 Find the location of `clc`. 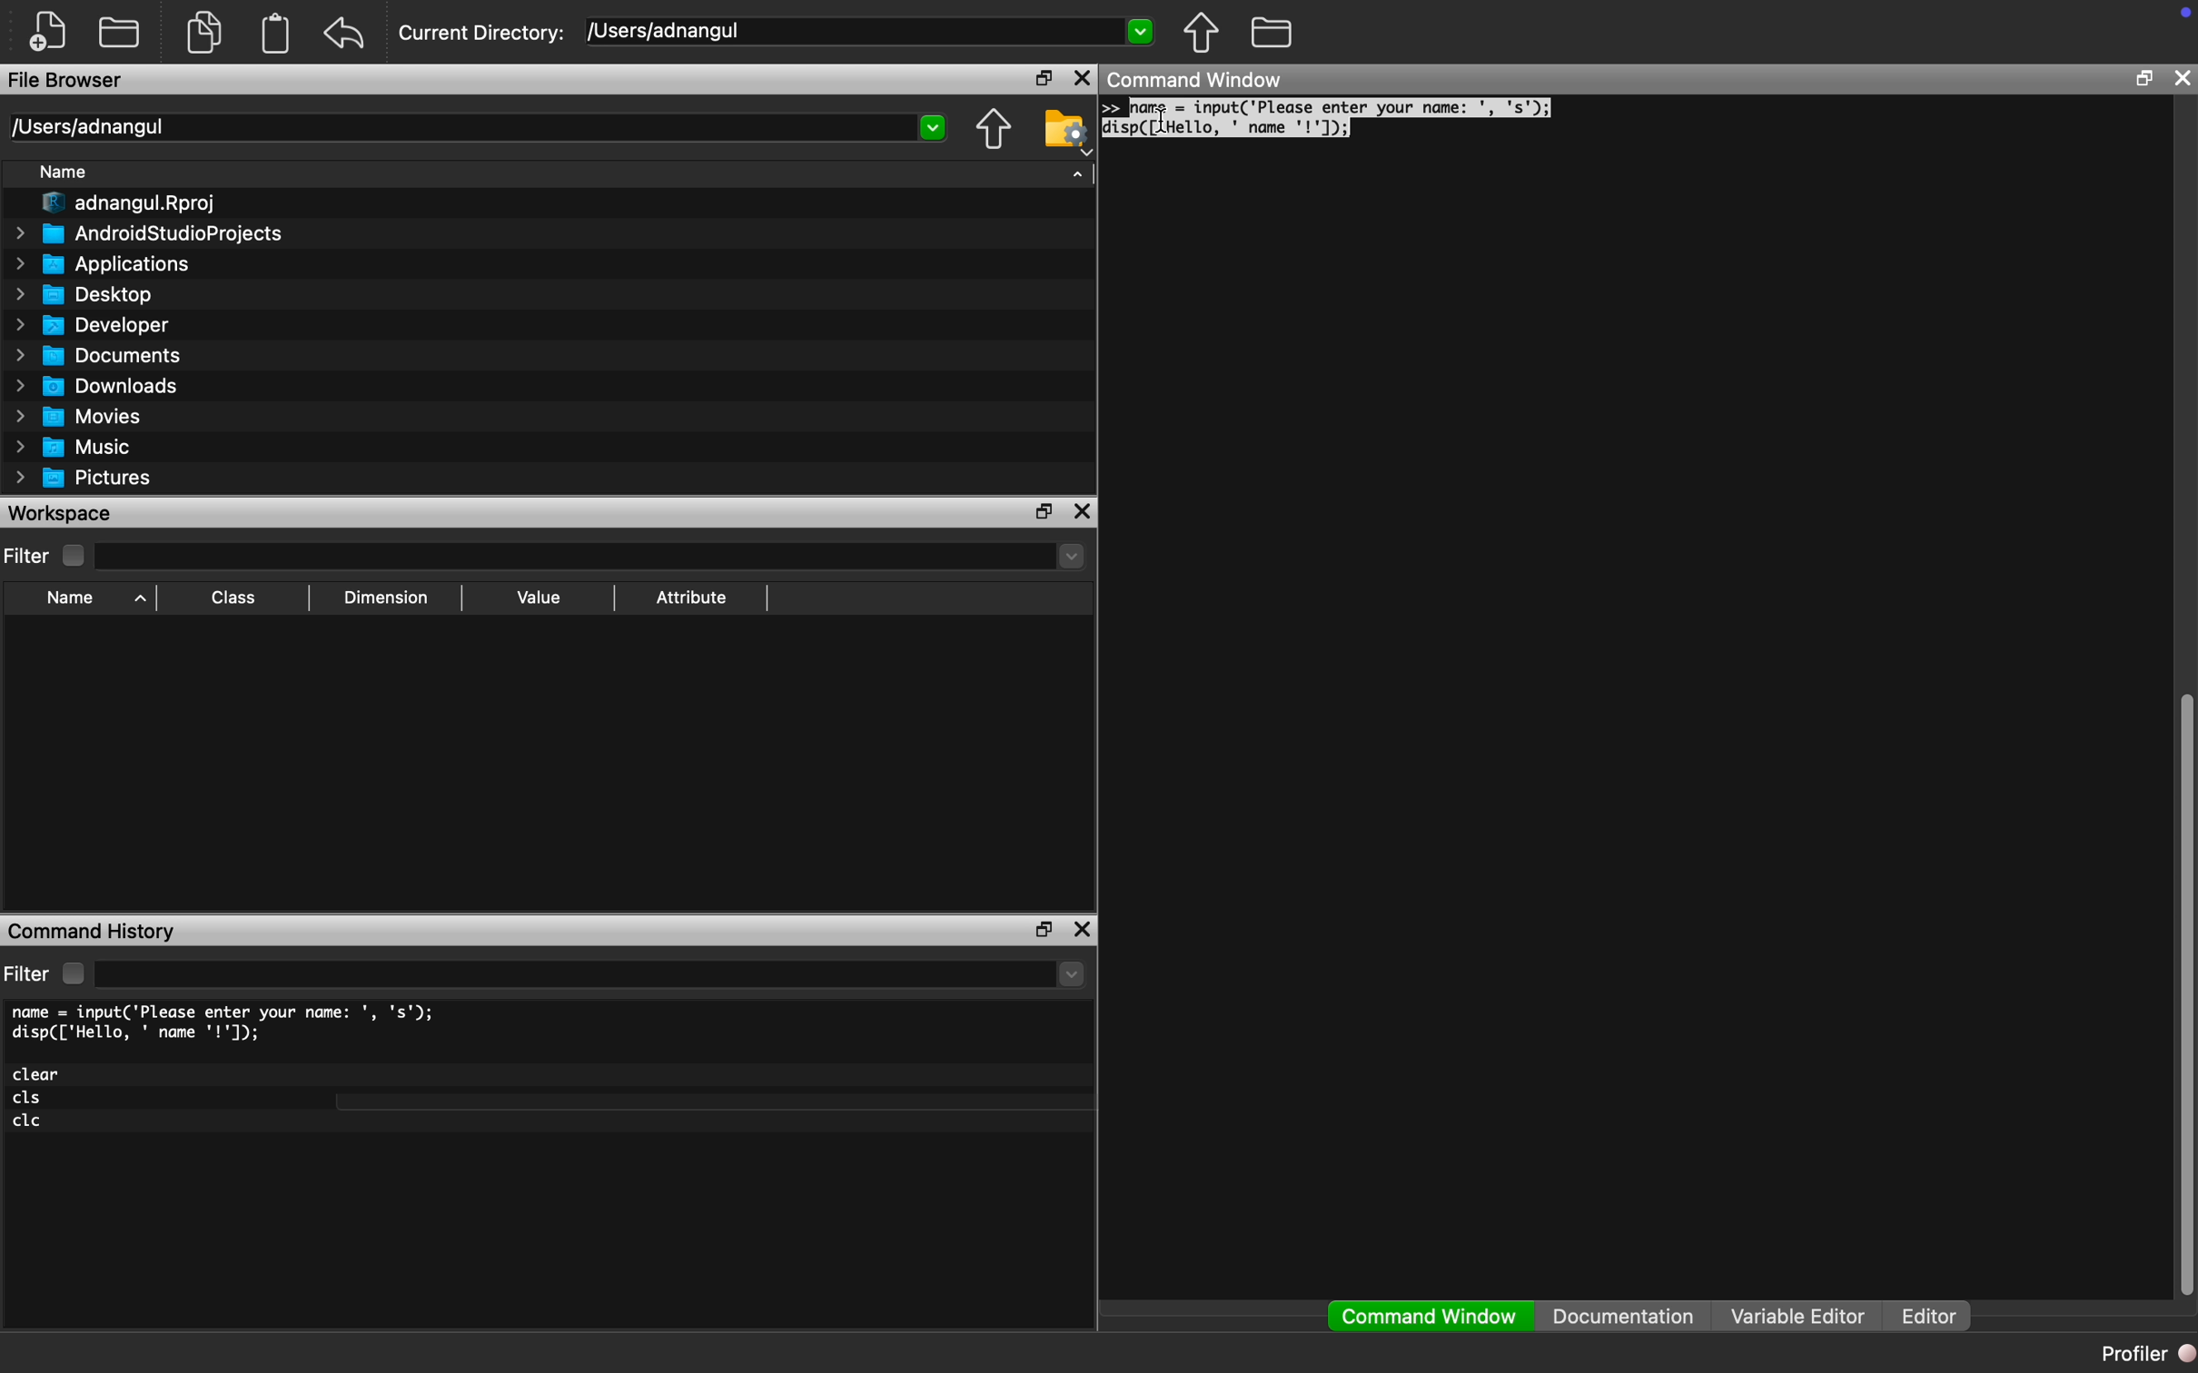

clc is located at coordinates (29, 1121).